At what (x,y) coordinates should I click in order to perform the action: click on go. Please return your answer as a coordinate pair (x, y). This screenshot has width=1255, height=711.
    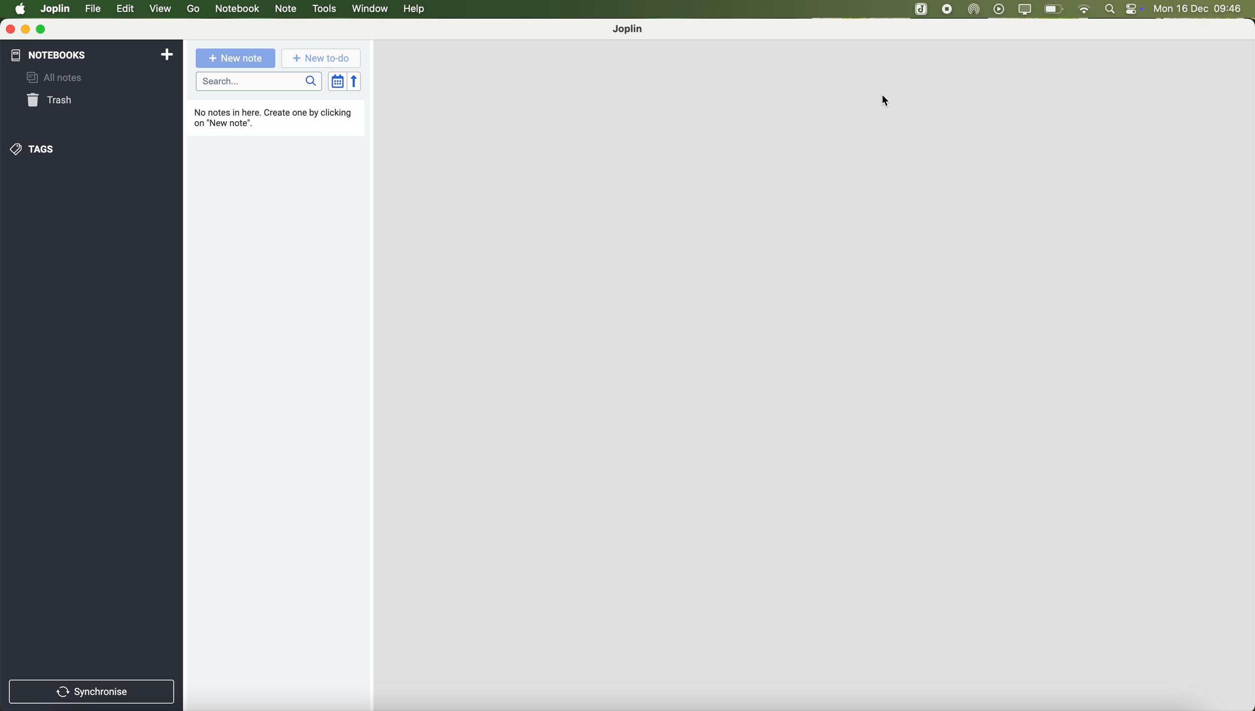
    Looking at the image, I should click on (193, 9).